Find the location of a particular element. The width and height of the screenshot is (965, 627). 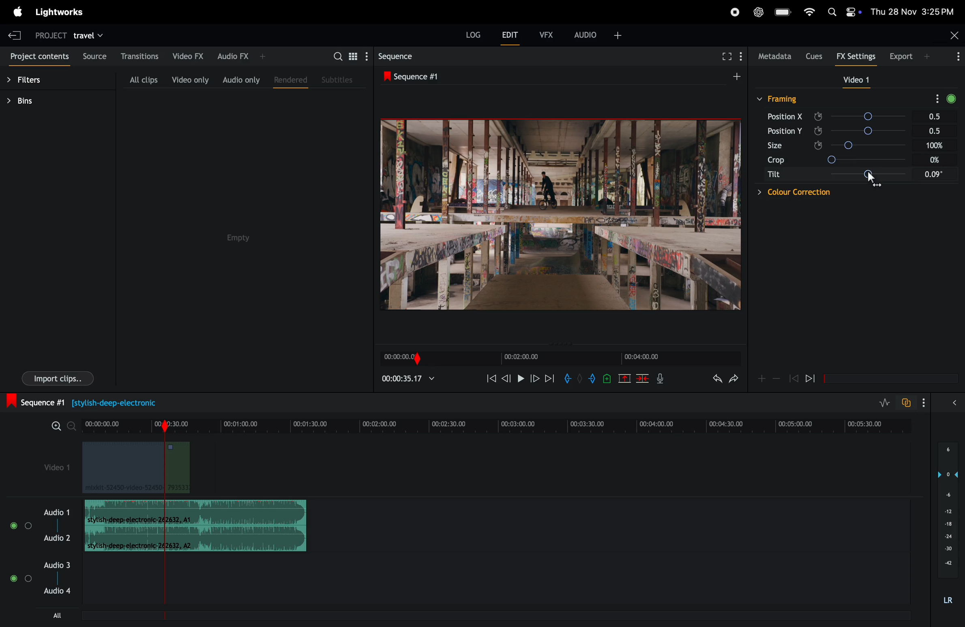

Audio 2 is located at coordinates (58, 540).